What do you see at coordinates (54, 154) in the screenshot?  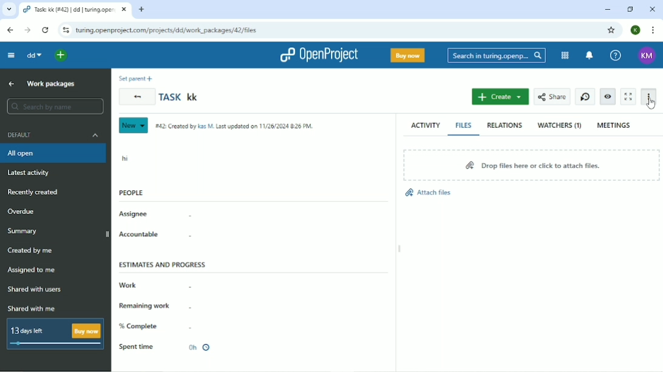 I see `All open` at bounding box center [54, 154].